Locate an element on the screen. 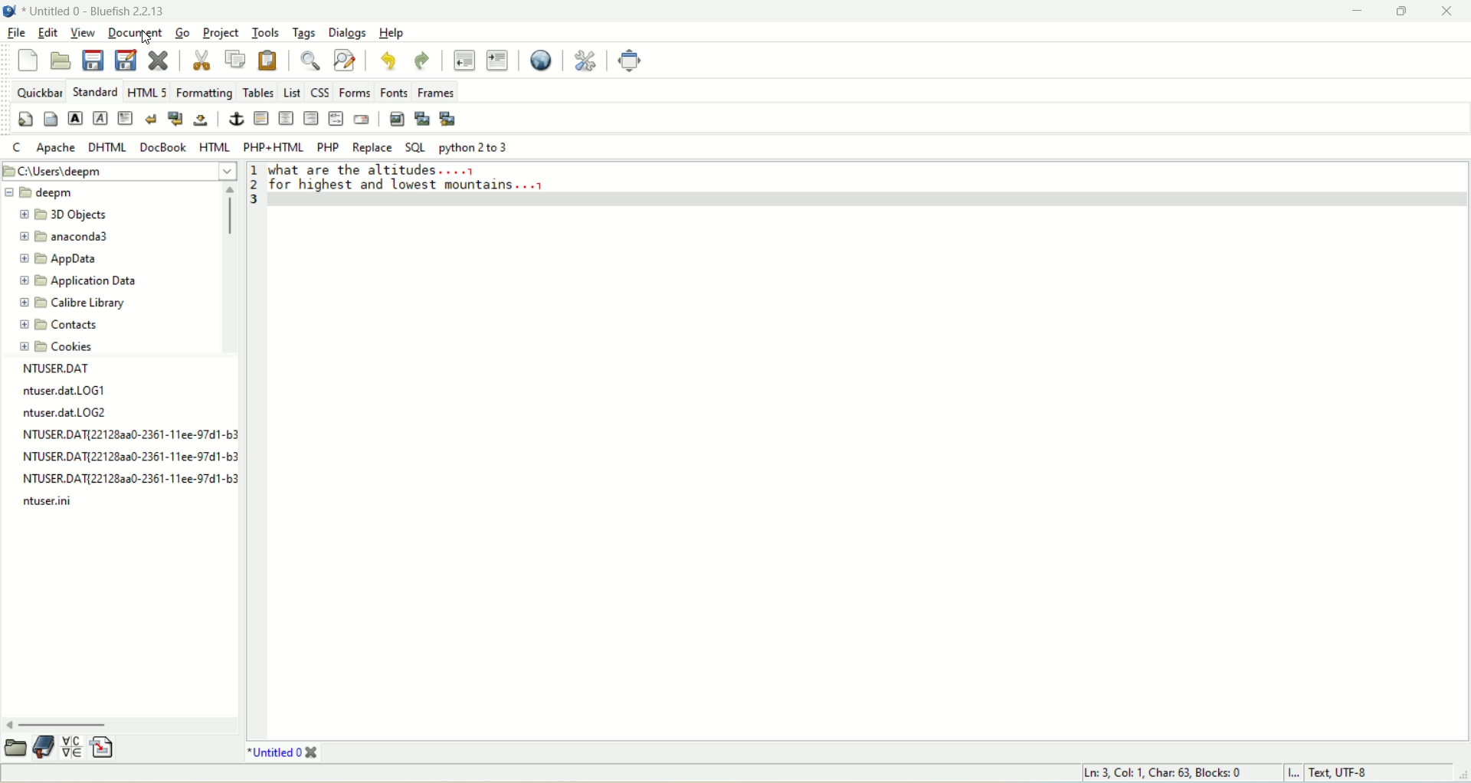  insert special character is located at coordinates (74, 748).